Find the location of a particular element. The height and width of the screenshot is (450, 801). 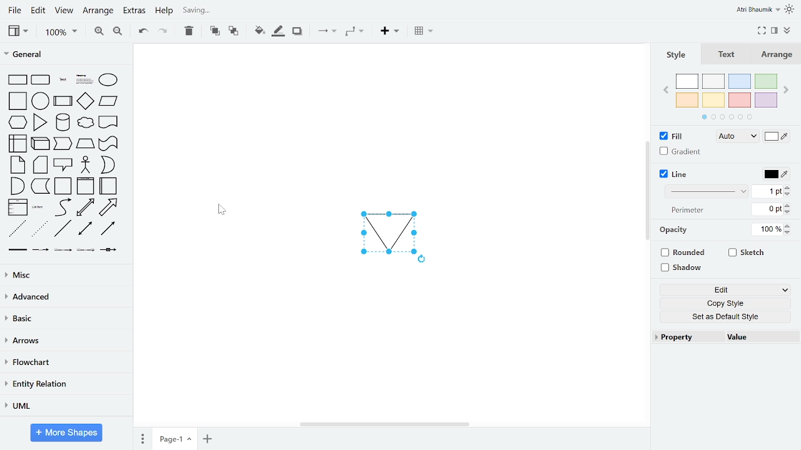

pages is located at coordinates (142, 438).